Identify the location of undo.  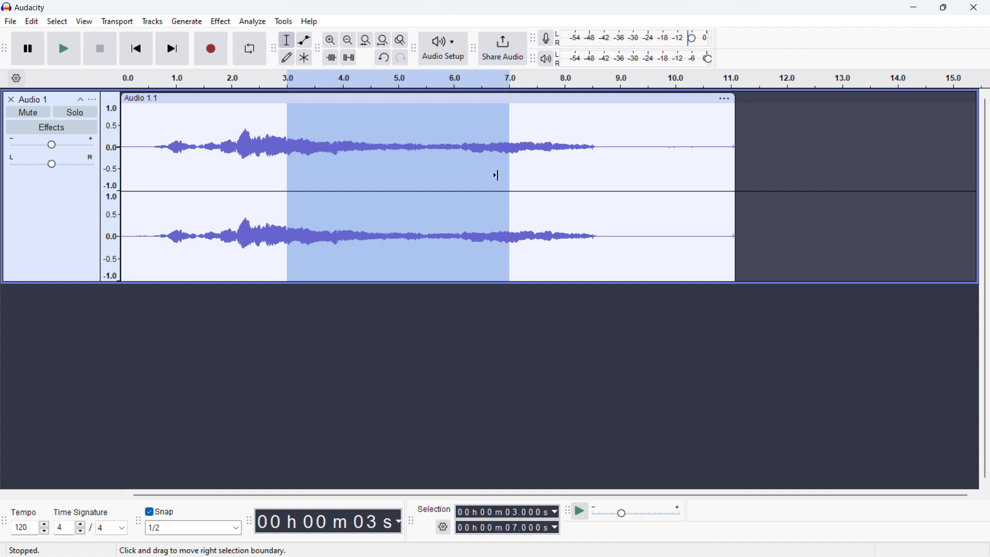
(383, 57).